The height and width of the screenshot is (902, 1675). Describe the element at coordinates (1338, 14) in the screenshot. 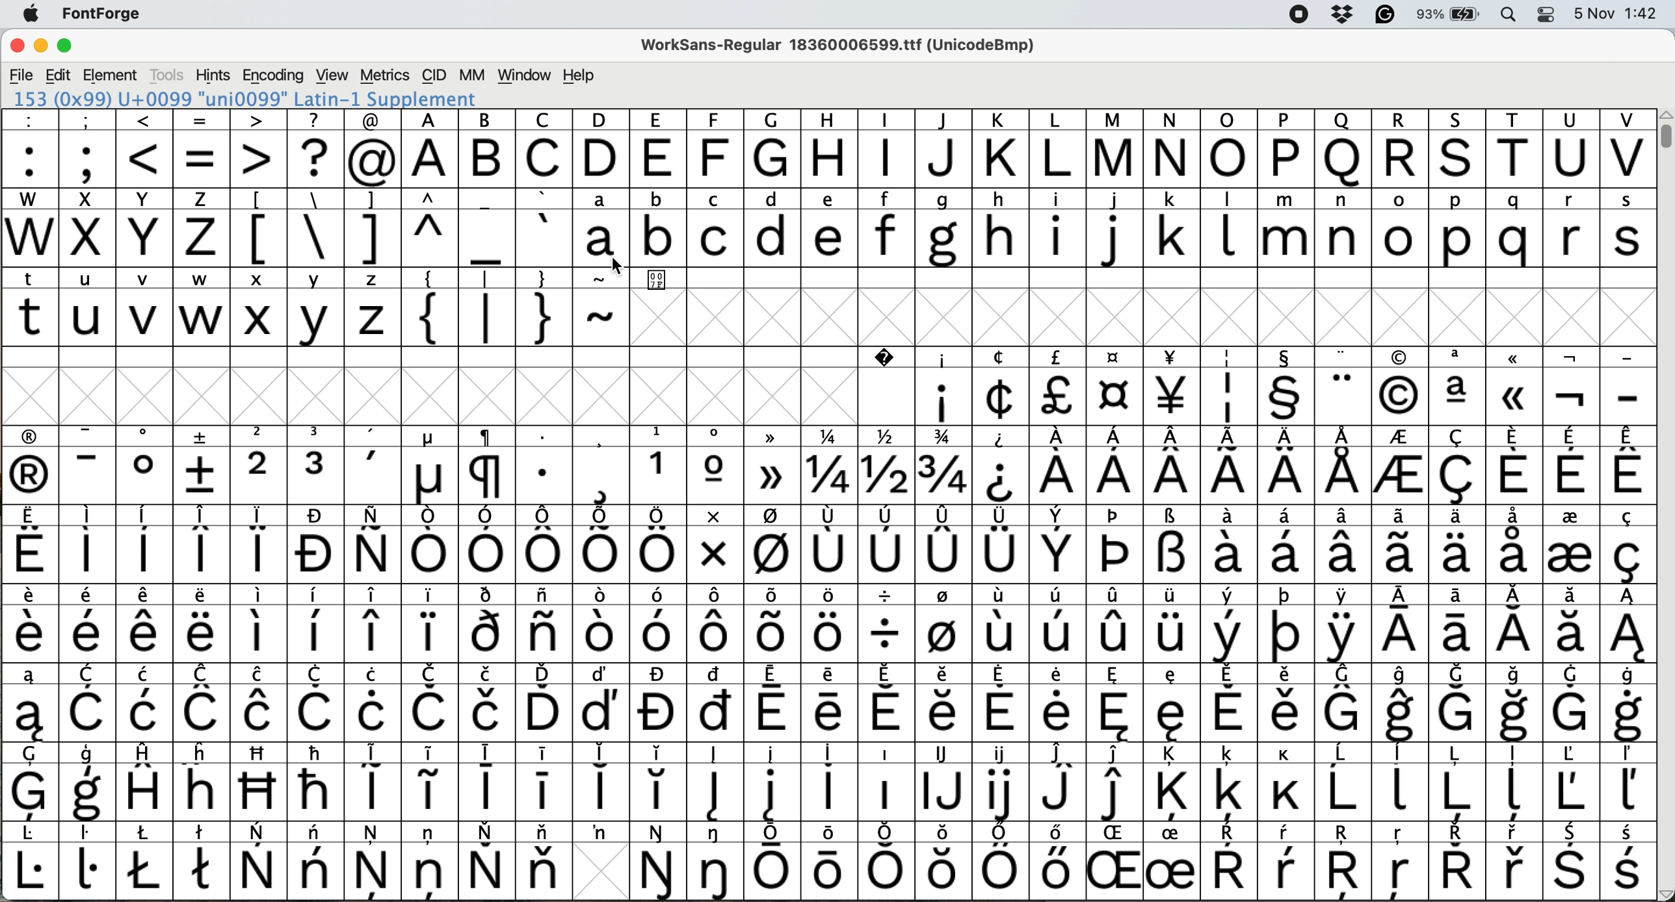

I see `dropbox` at that location.